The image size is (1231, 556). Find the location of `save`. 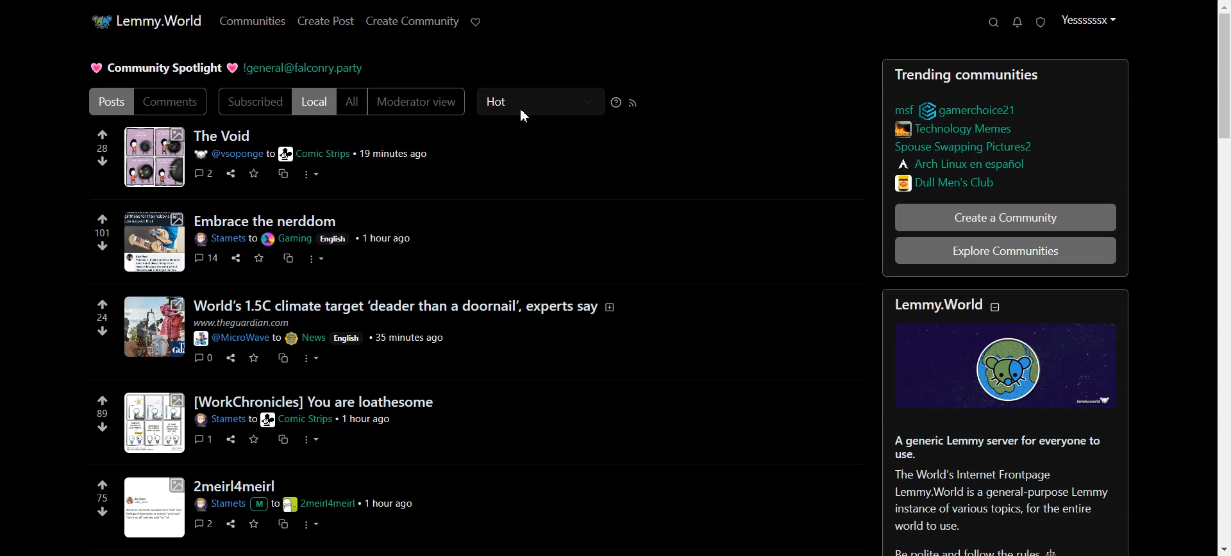

save is located at coordinates (255, 439).